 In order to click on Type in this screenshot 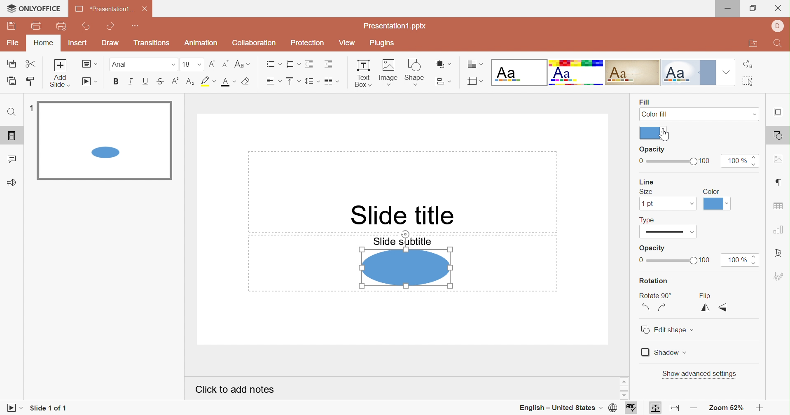, I will do `click(659, 231)`.